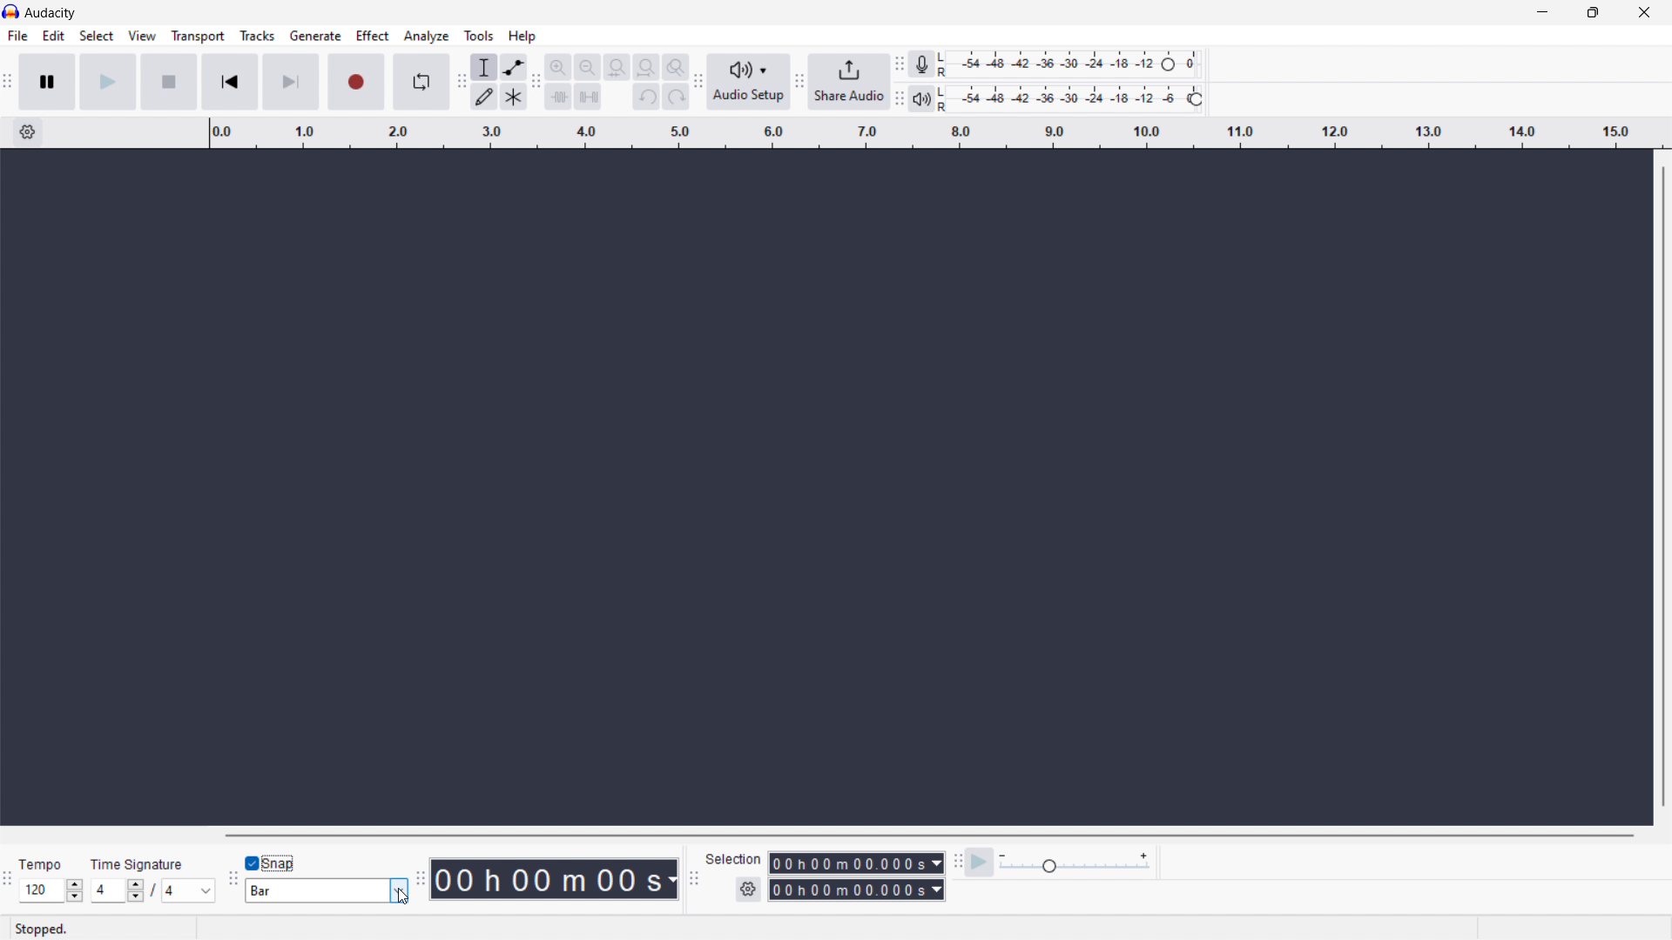 This screenshot has height=940, width=1672. Describe the element at coordinates (695, 879) in the screenshot. I see `selection toolbar` at that location.